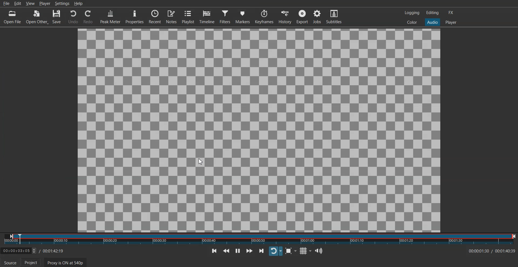 The height and width of the screenshot is (267, 518). Describe the element at coordinates (249, 251) in the screenshot. I see `Play Quickly Forwards` at that location.